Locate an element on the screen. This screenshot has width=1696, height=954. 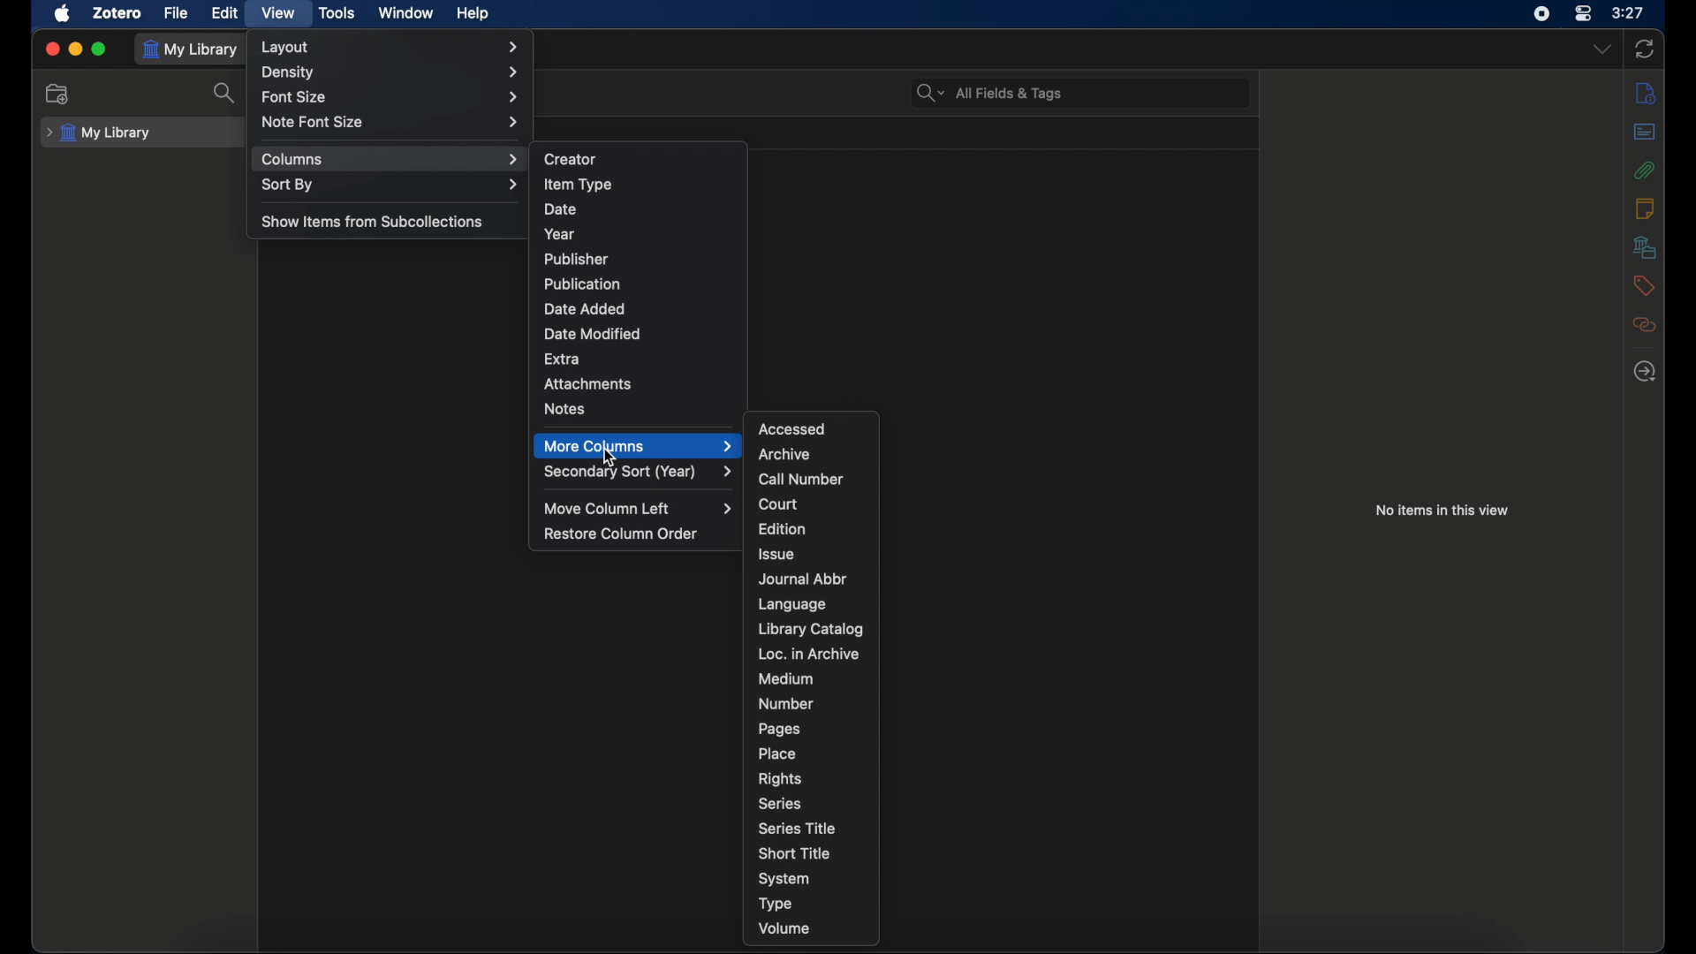
window is located at coordinates (406, 12).